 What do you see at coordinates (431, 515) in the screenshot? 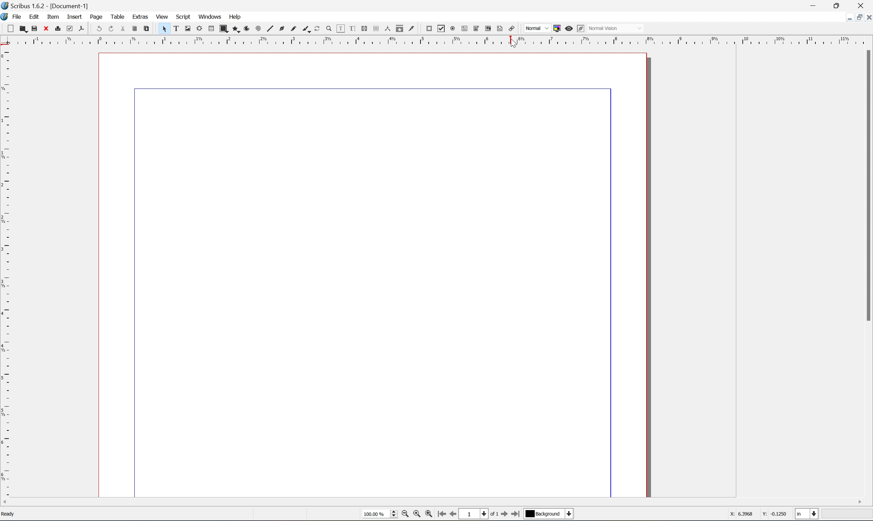
I see `zoom in` at bounding box center [431, 515].